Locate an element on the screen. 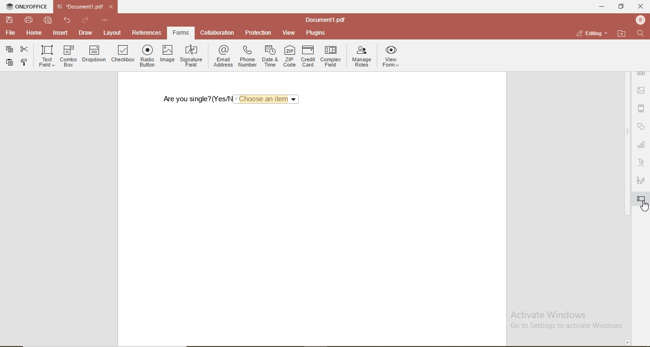 This screenshot has height=347, width=650. are you single? (Yes/No) is located at coordinates (194, 99).